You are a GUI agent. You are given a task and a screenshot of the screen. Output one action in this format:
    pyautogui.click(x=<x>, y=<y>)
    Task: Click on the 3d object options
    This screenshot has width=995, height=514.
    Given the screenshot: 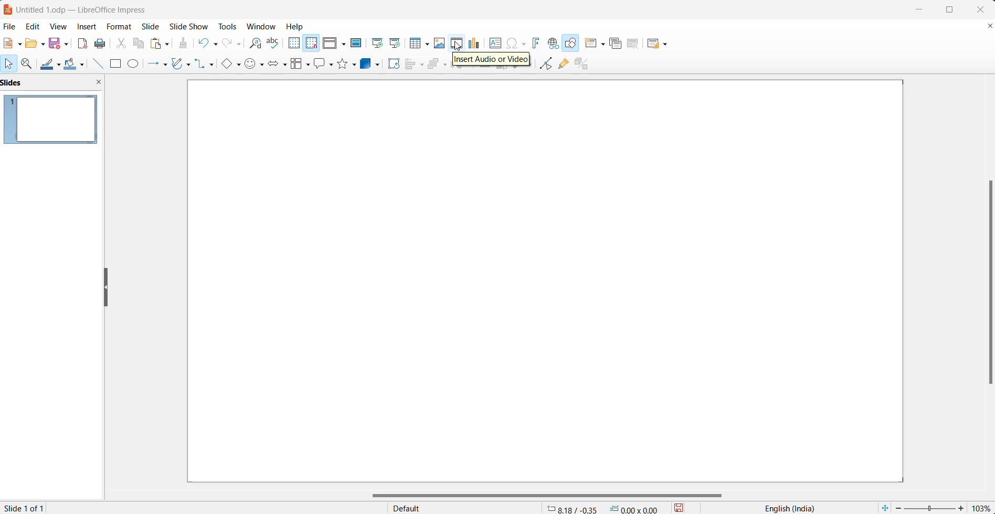 What is the action you would take?
    pyautogui.click(x=380, y=66)
    